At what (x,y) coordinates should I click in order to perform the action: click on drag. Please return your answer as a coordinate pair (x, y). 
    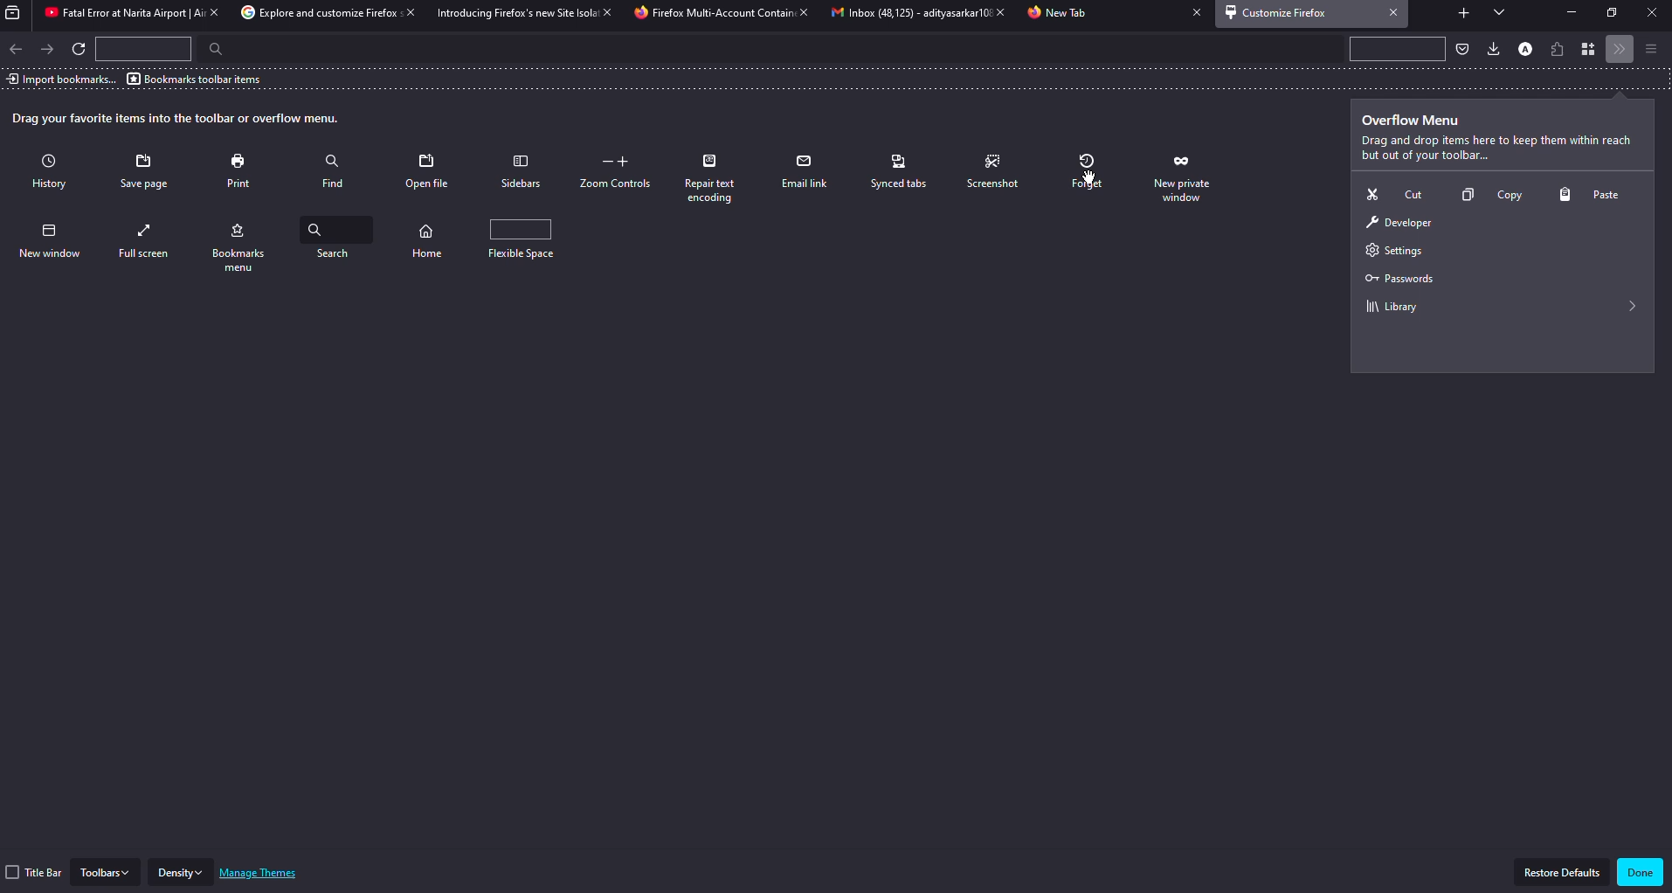
    Looking at the image, I should click on (178, 119).